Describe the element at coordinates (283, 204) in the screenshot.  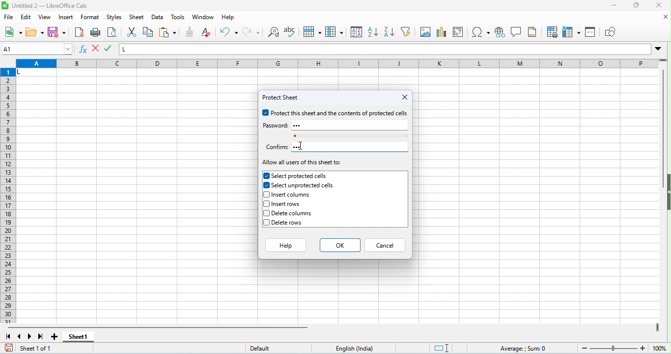
I see `insert rows` at that location.